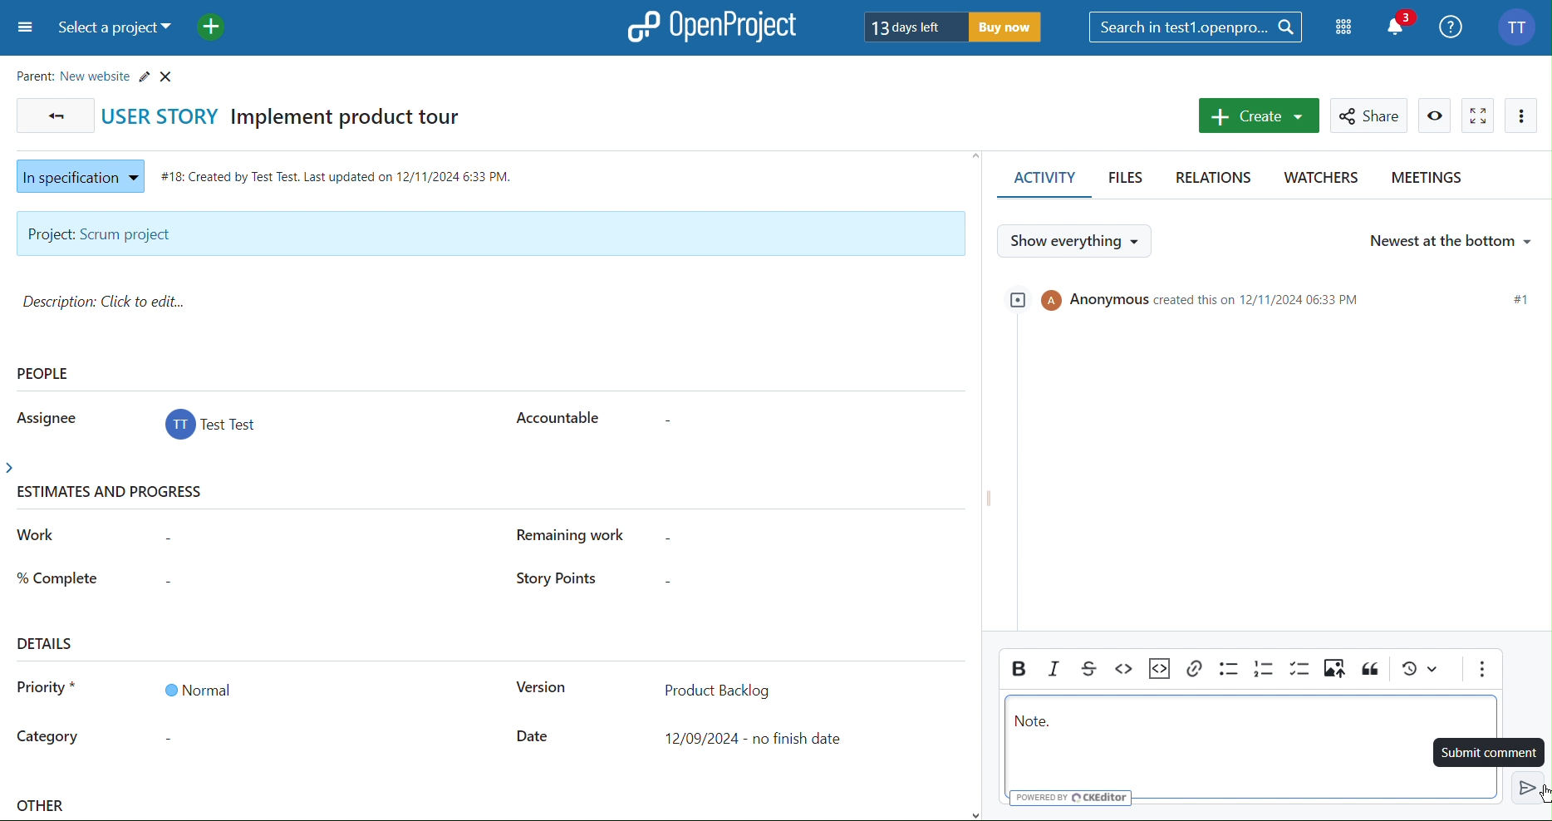 This screenshot has height=821, width=1552. Describe the element at coordinates (1092, 668) in the screenshot. I see `Strikethrough` at that location.